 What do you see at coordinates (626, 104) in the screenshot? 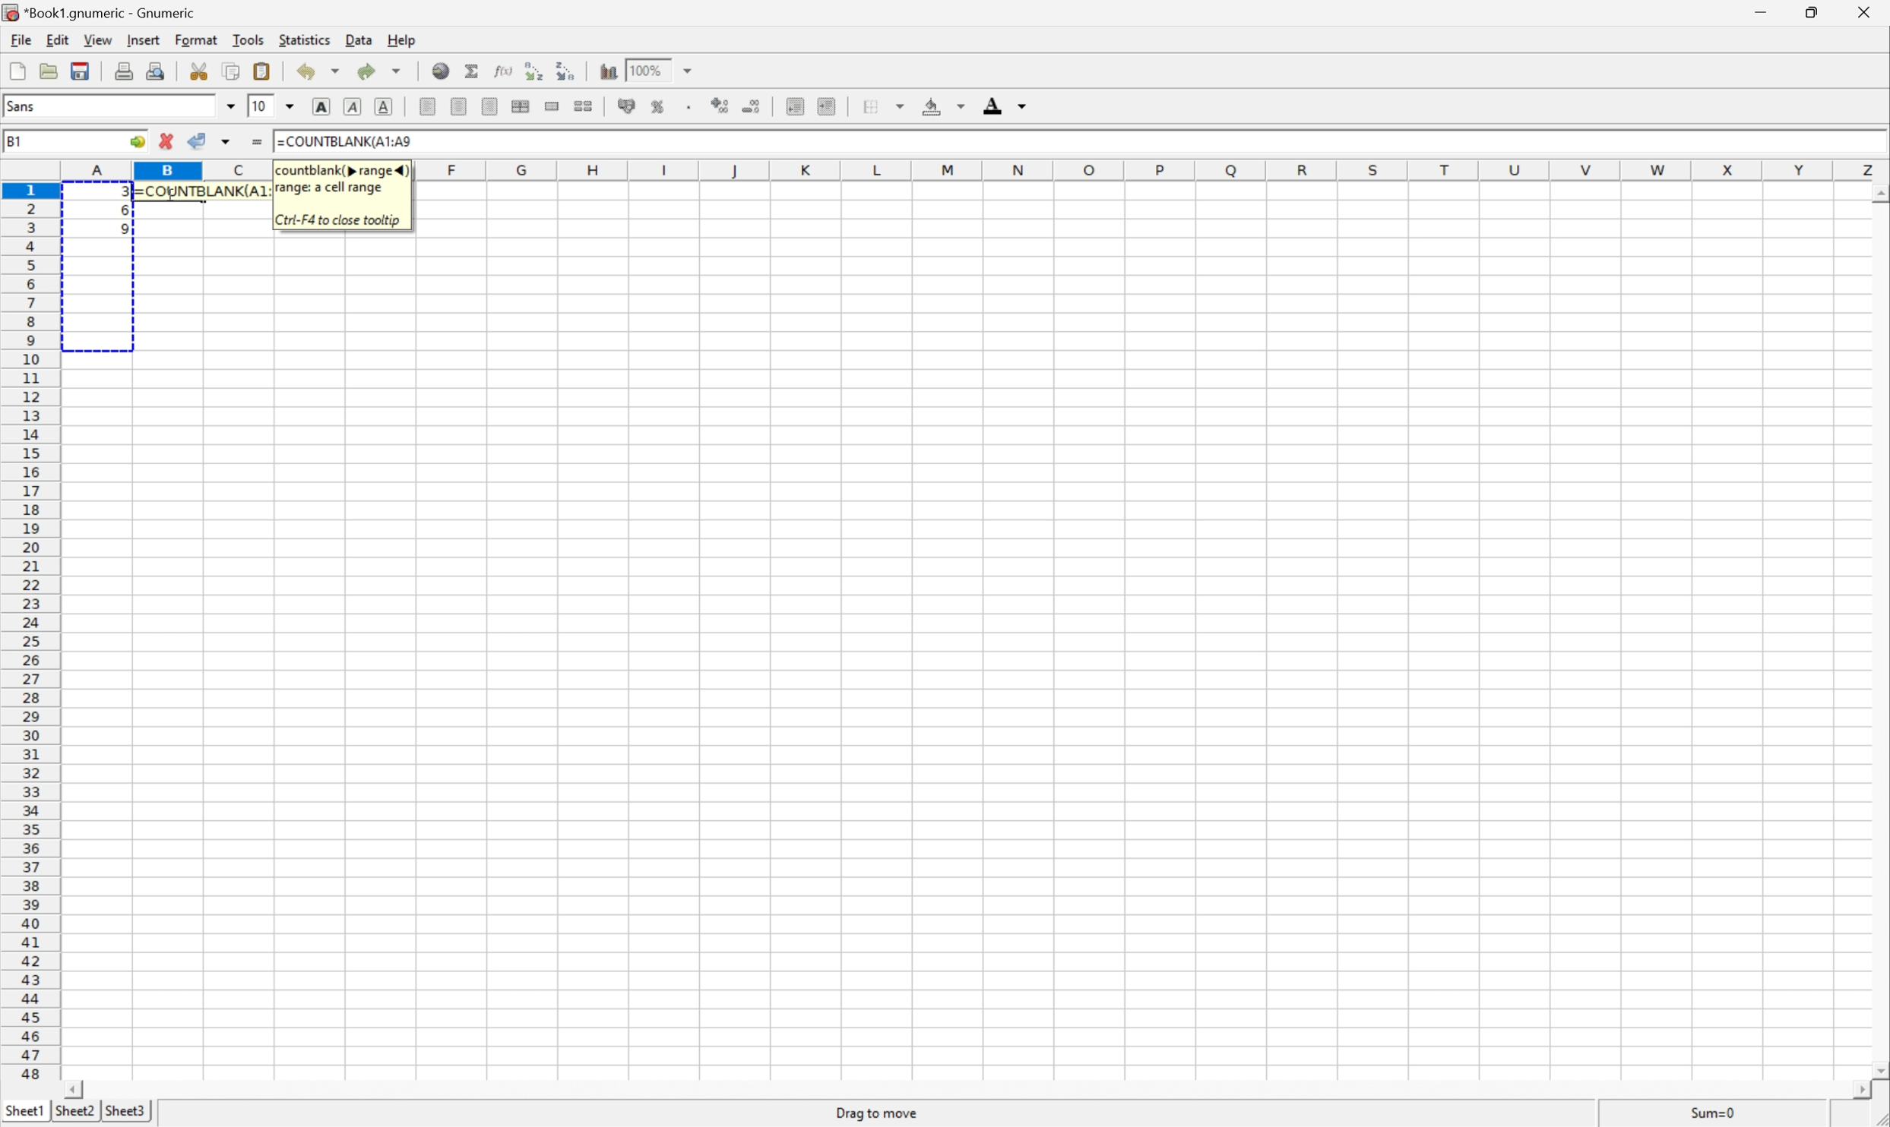
I see `Format the selection as accounting` at bounding box center [626, 104].